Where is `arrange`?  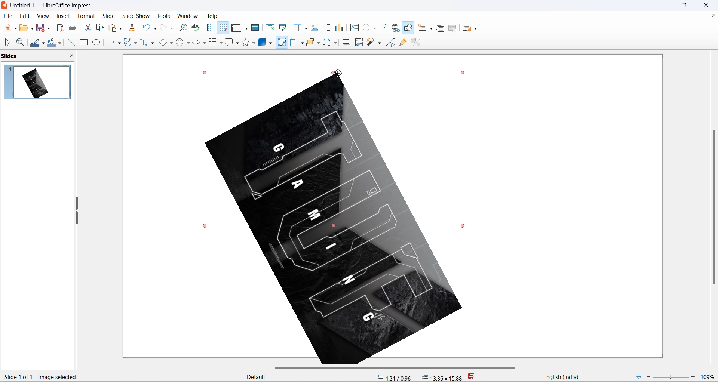
arrange is located at coordinates (313, 42).